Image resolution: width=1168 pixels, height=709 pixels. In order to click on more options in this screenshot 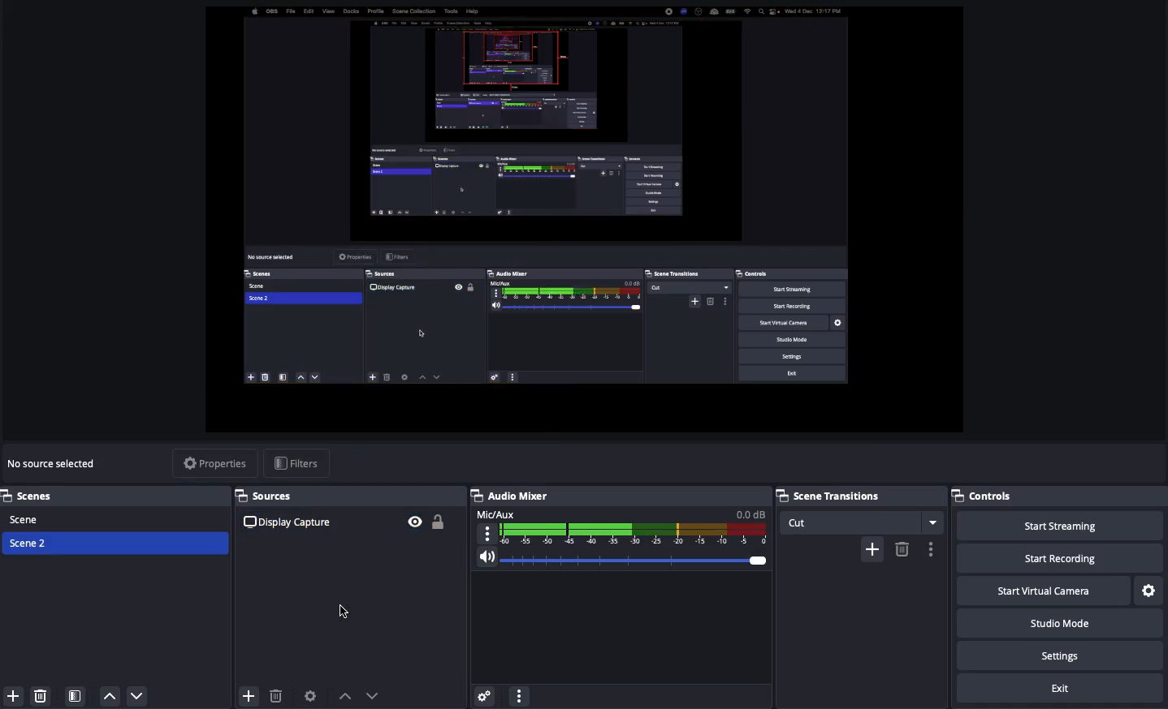, I will do `click(933, 549)`.